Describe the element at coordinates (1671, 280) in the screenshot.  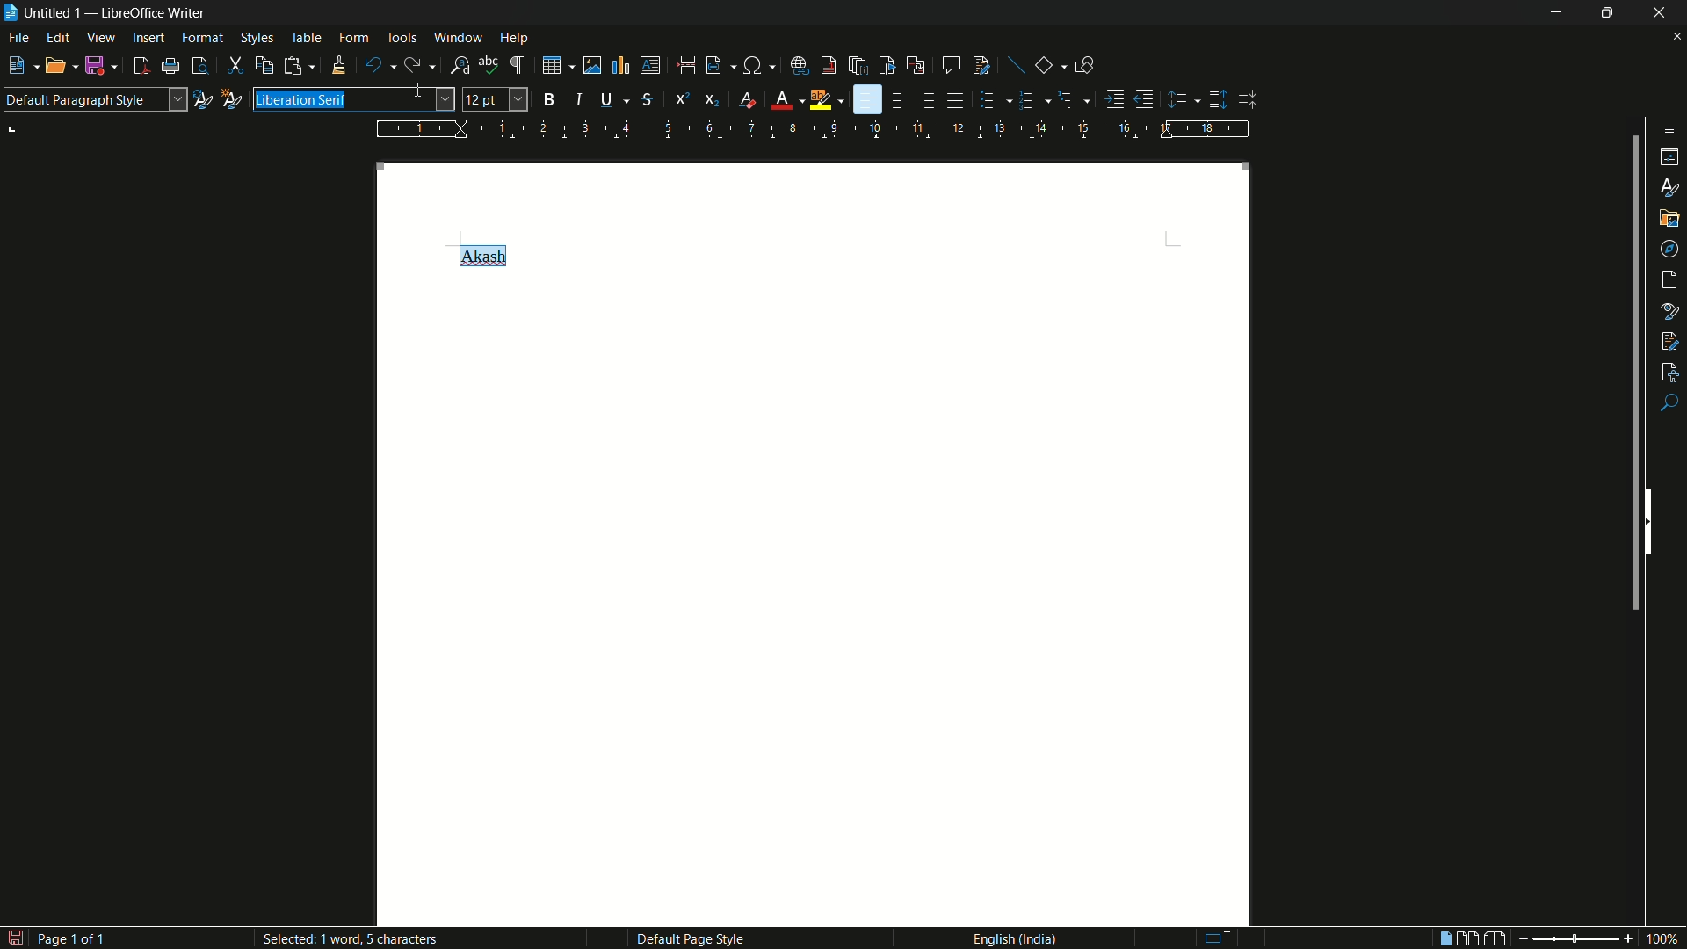
I see `page` at that location.